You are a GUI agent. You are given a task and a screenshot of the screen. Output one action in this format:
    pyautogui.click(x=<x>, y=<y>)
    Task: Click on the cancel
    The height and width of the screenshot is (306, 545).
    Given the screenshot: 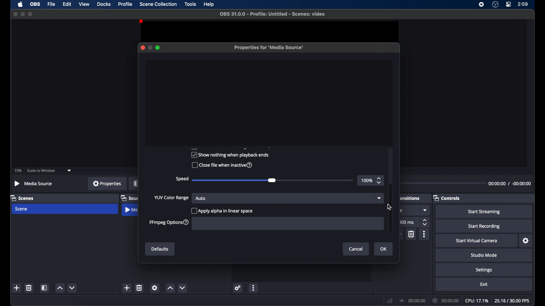 What is the action you would take?
    pyautogui.click(x=356, y=249)
    